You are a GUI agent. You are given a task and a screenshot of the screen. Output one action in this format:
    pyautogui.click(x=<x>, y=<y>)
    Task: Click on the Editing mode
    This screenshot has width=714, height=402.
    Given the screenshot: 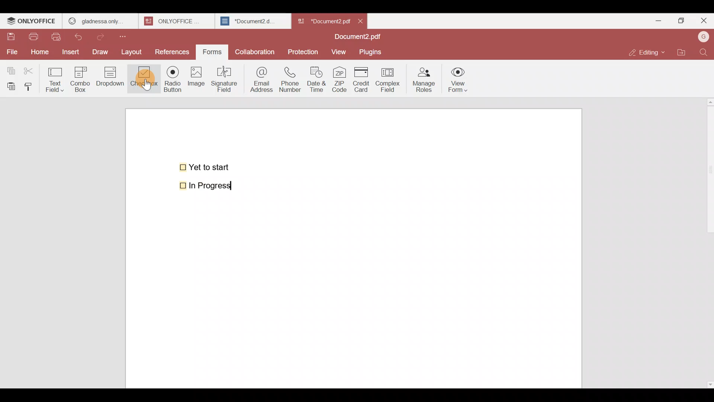 What is the action you would take?
    pyautogui.click(x=646, y=52)
    